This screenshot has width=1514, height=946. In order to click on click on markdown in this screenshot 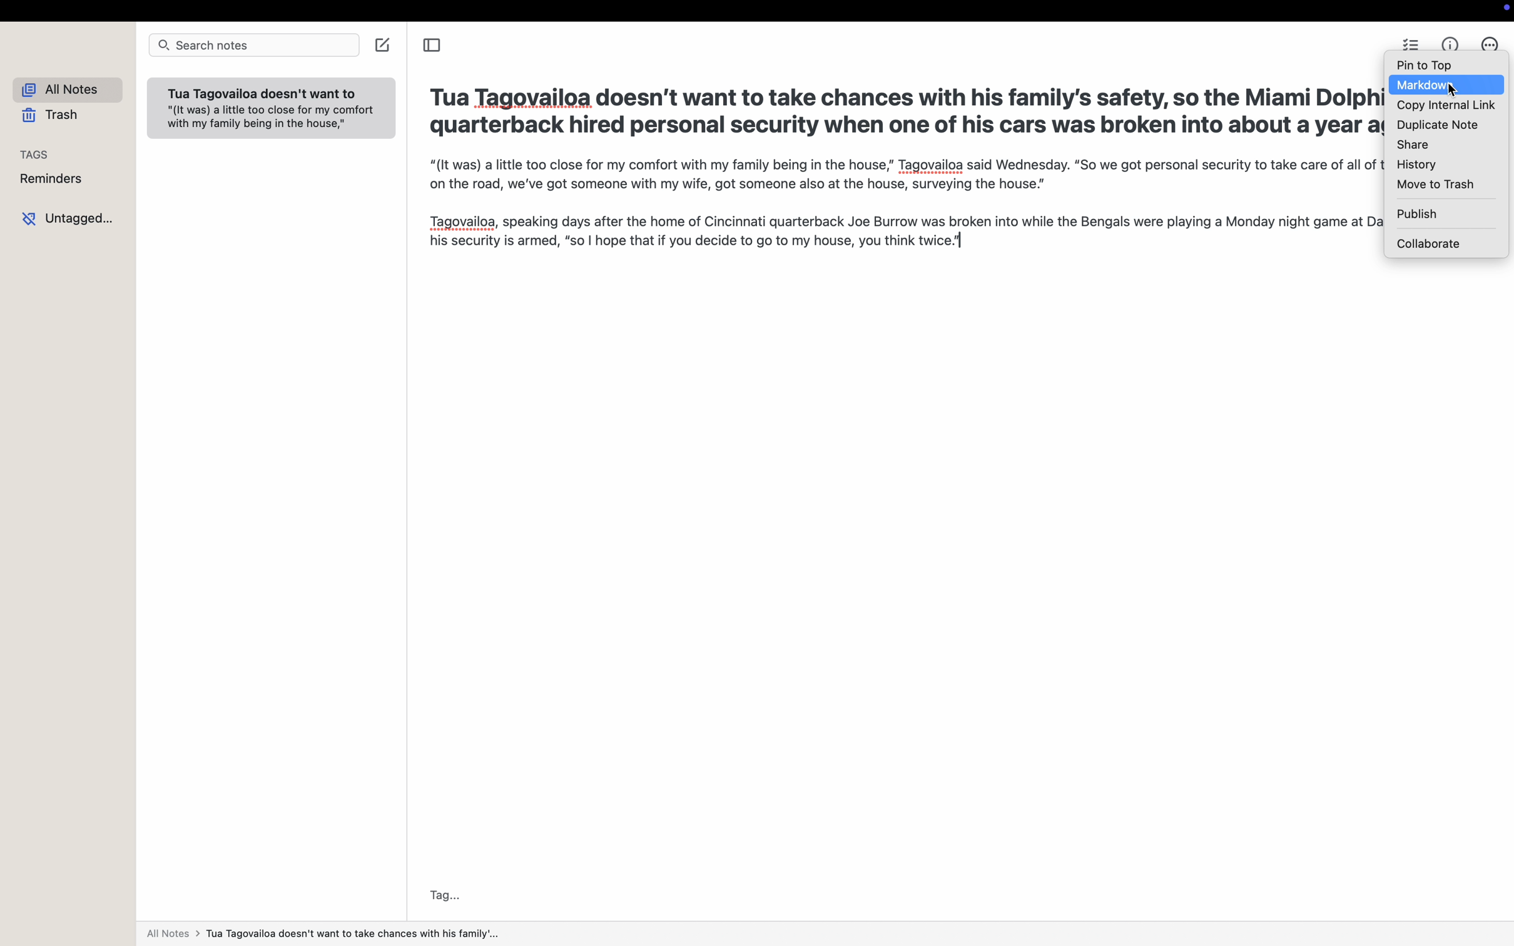, I will do `click(1420, 85)`.